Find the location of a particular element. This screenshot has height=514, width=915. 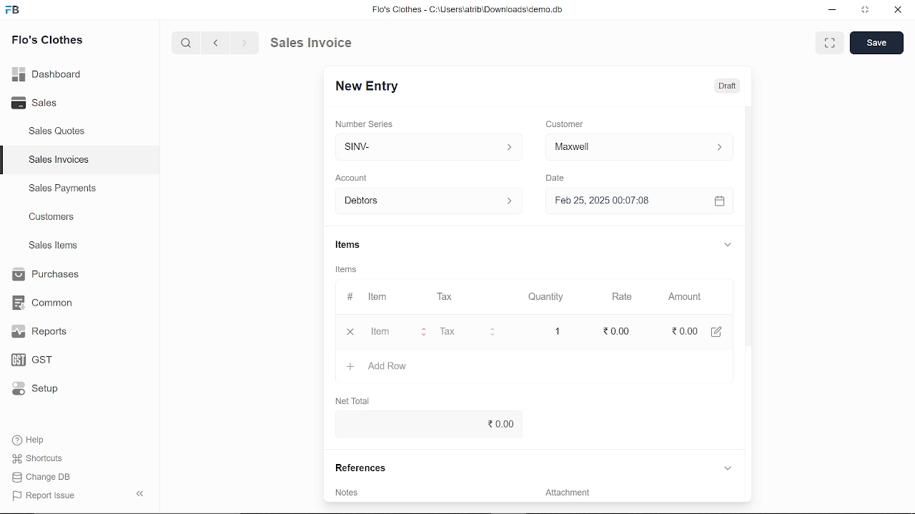

Rate is located at coordinates (608, 297).